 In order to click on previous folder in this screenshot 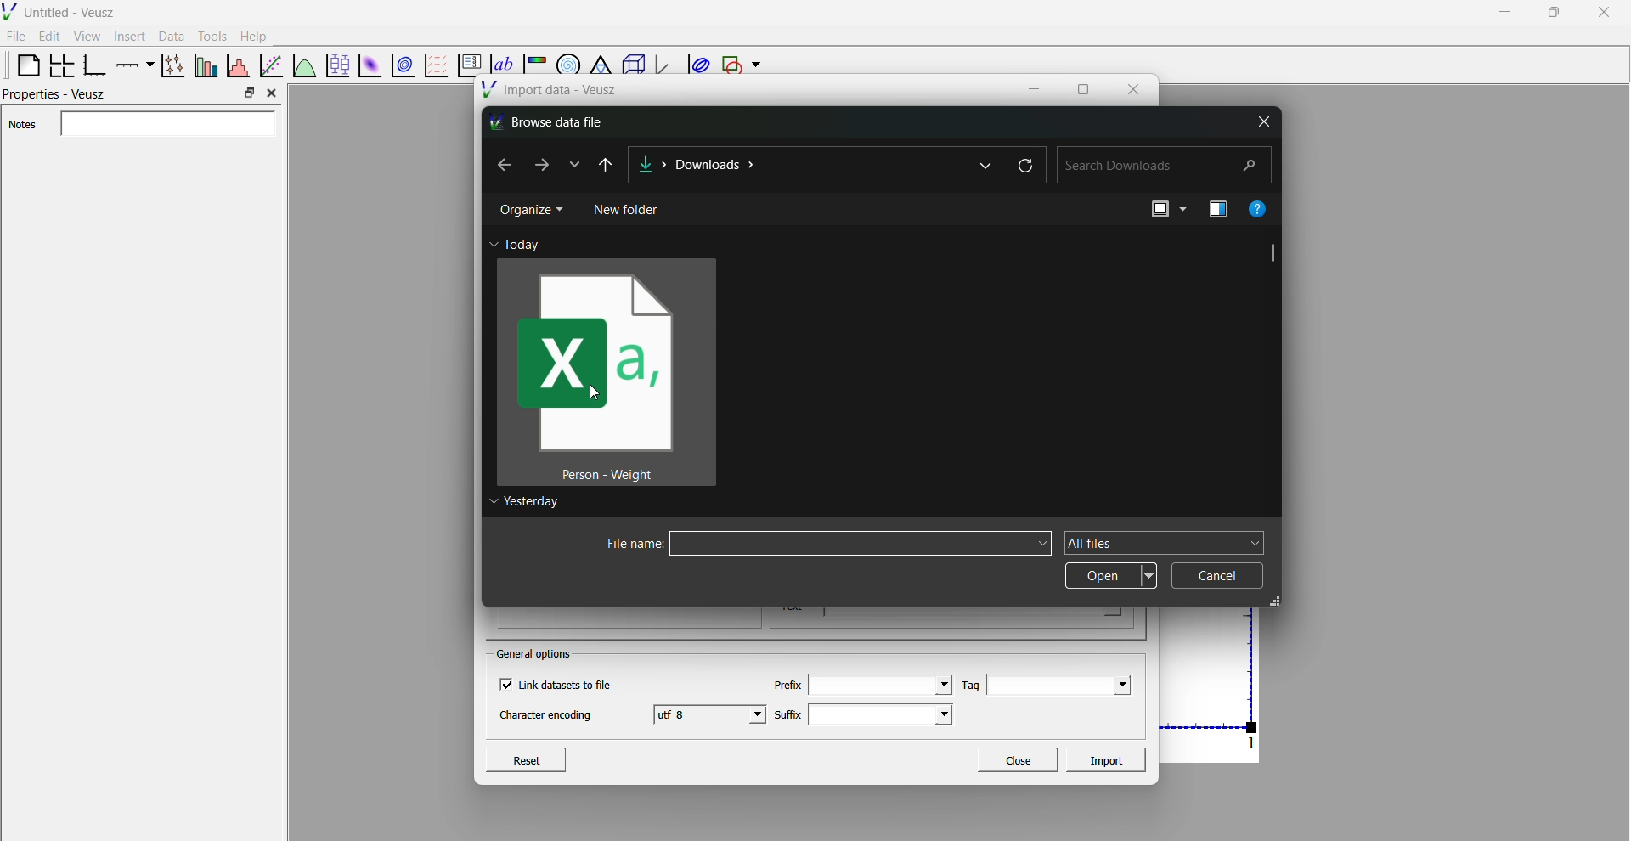, I will do `click(613, 163)`.